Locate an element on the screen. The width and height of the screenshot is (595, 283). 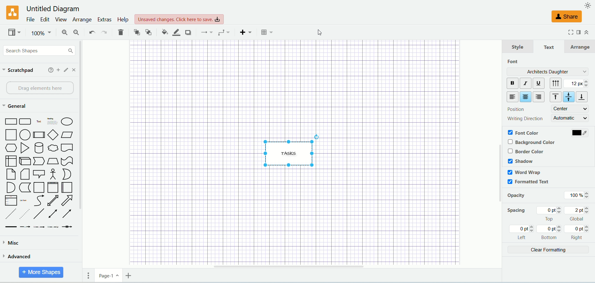
100% is located at coordinates (40, 33).